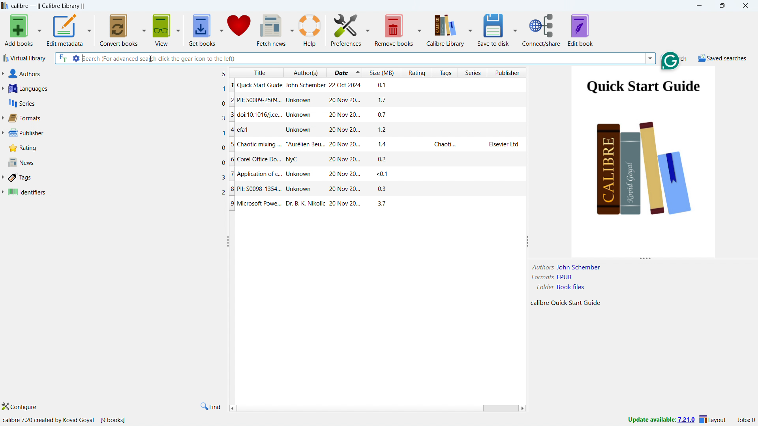  I want to click on expand authors, so click(2, 73).